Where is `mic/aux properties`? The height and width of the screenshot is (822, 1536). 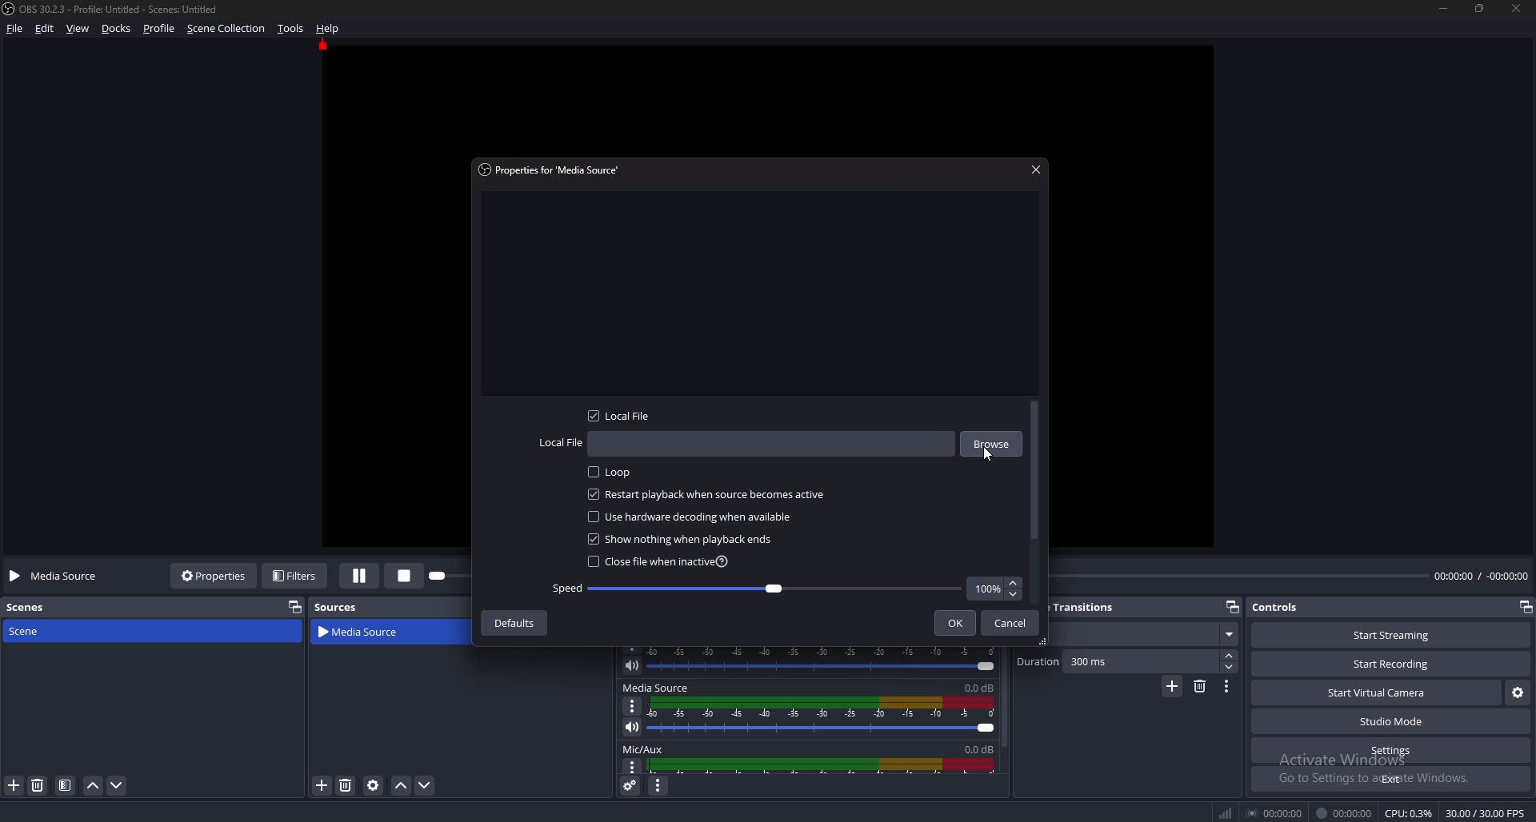 mic/aux properties is located at coordinates (630, 767).